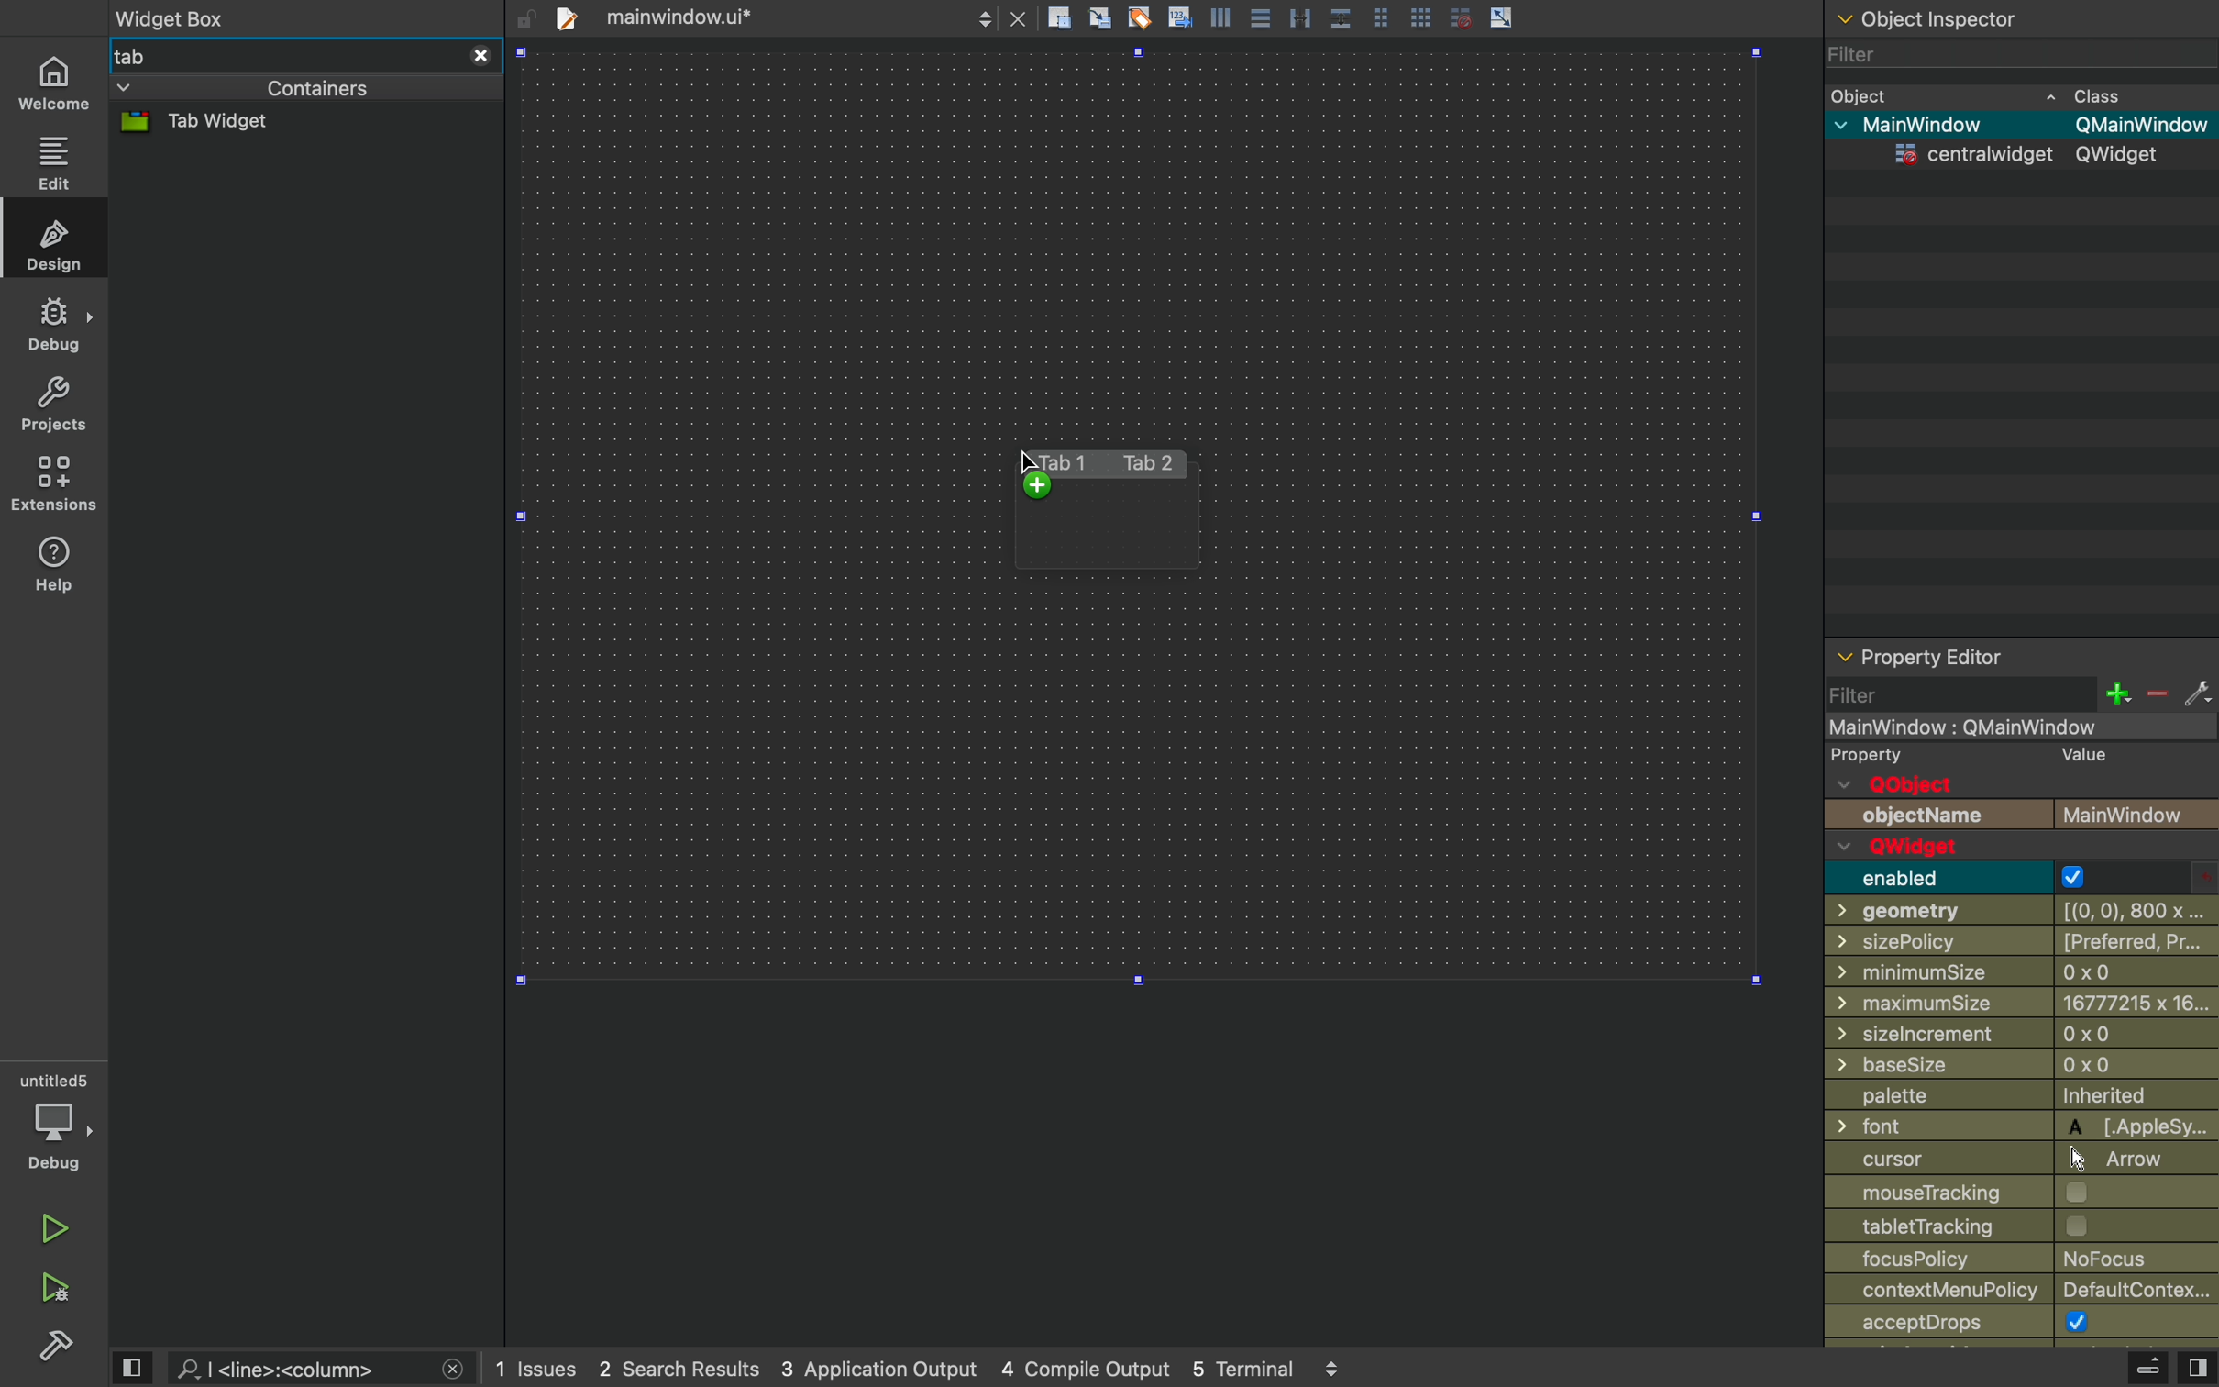  What do you see at coordinates (54, 1350) in the screenshot?
I see `build` at bounding box center [54, 1350].